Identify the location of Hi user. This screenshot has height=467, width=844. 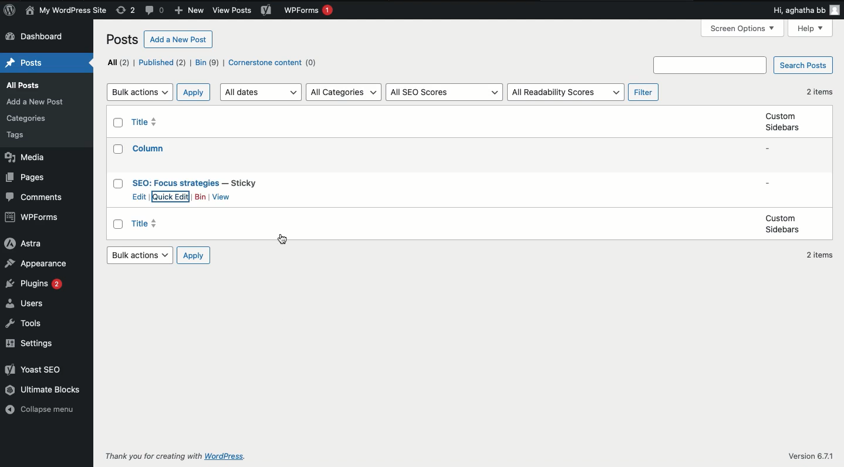
(804, 10).